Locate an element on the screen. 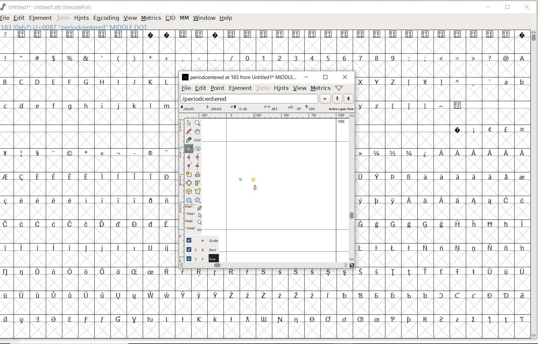 The width and height of the screenshot is (538, 344). rectangle or ellipse is located at coordinates (189, 200).